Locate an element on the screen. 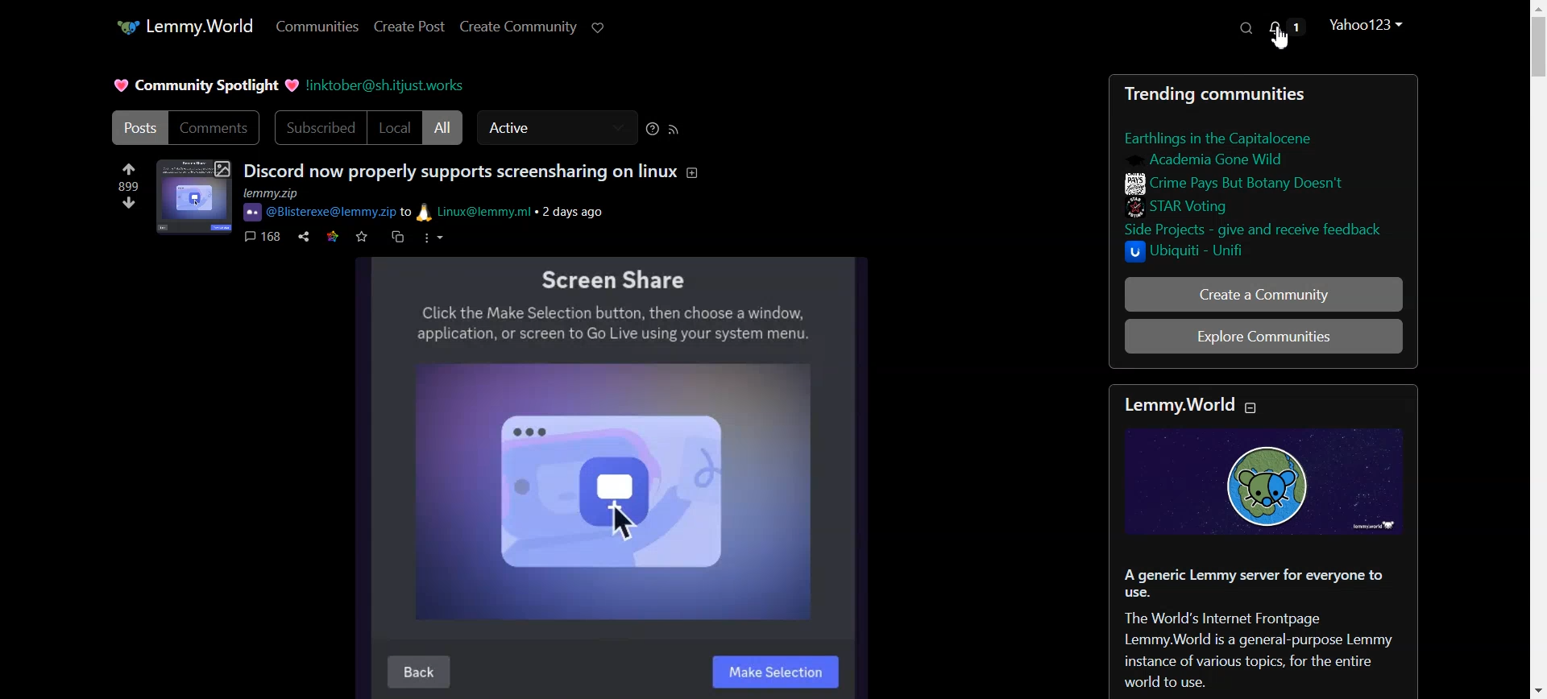 This screenshot has height=699, width=1547. Link is located at coordinates (333, 237).